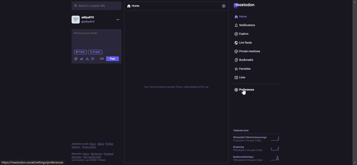  What do you see at coordinates (245, 26) in the screenshot?
I see `notifications` at bounding box center [245, 26].